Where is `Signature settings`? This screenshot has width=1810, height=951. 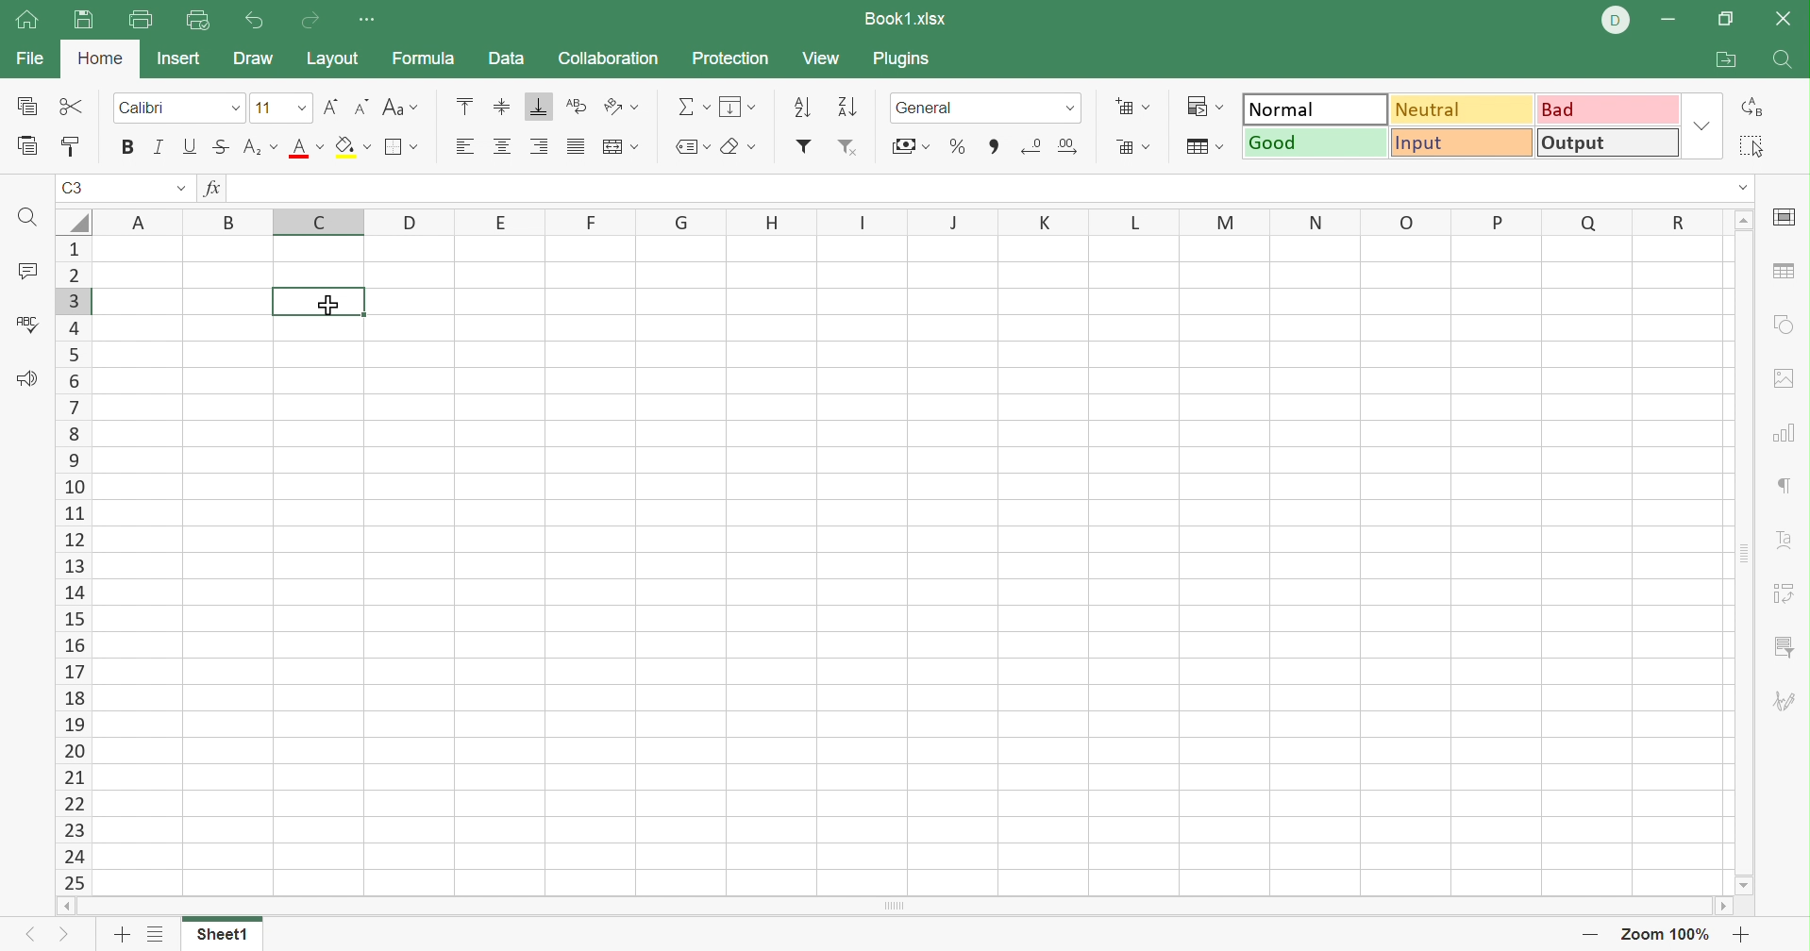 Signature settings is located at coordinates (1788, 702).